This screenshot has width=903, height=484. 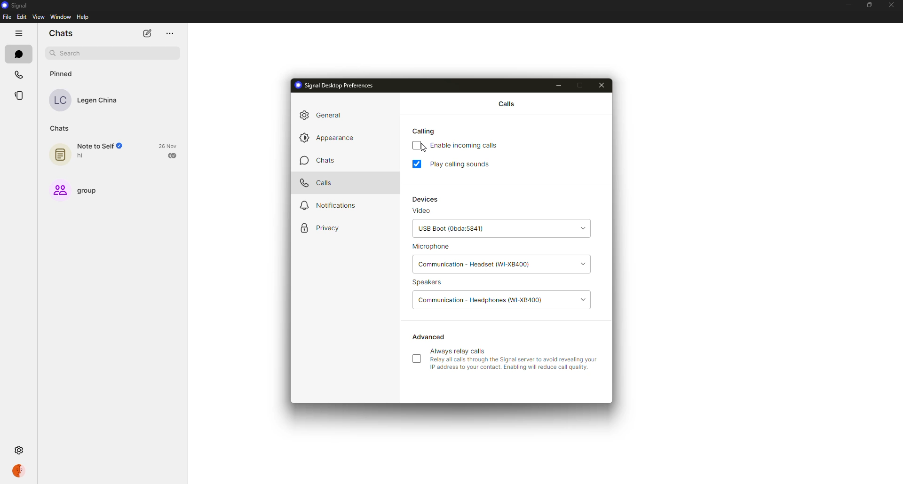 What do you see at coordinates (418, 145) in the screenshot?
I see `disabled` at bounding box center [418, 145].